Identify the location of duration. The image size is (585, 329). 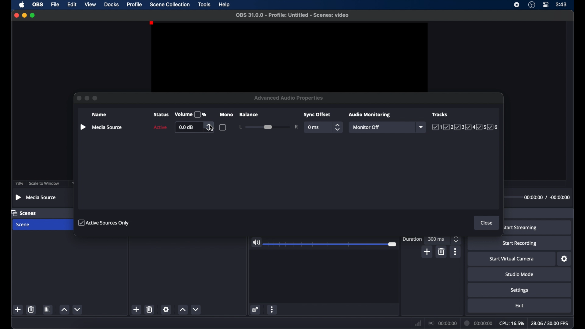
(413, 239).